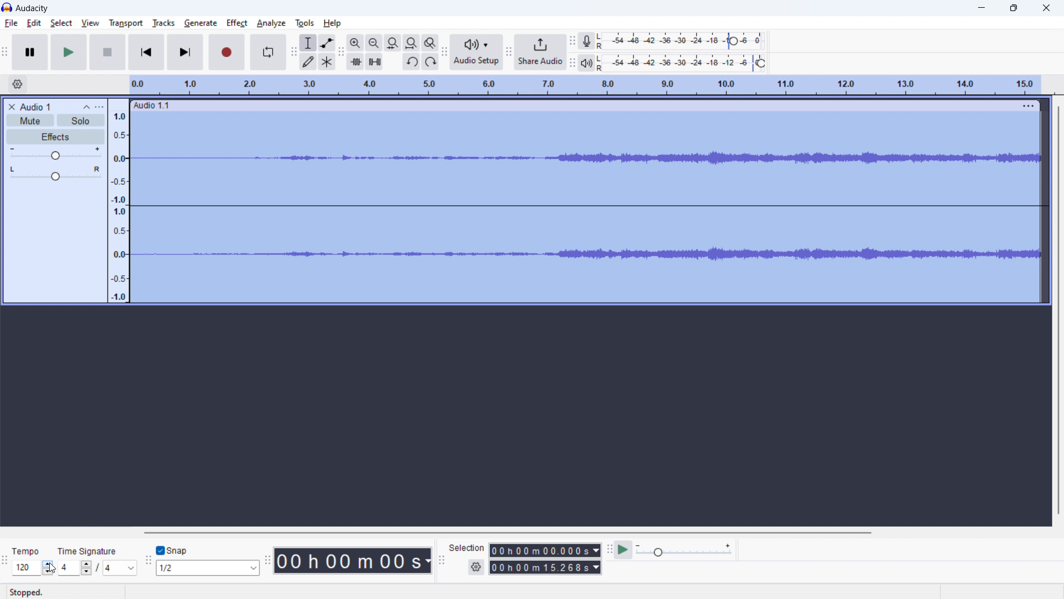  Describe the element at coordinates (186, 52) in the screenshot. I see `skip to last` at that location.